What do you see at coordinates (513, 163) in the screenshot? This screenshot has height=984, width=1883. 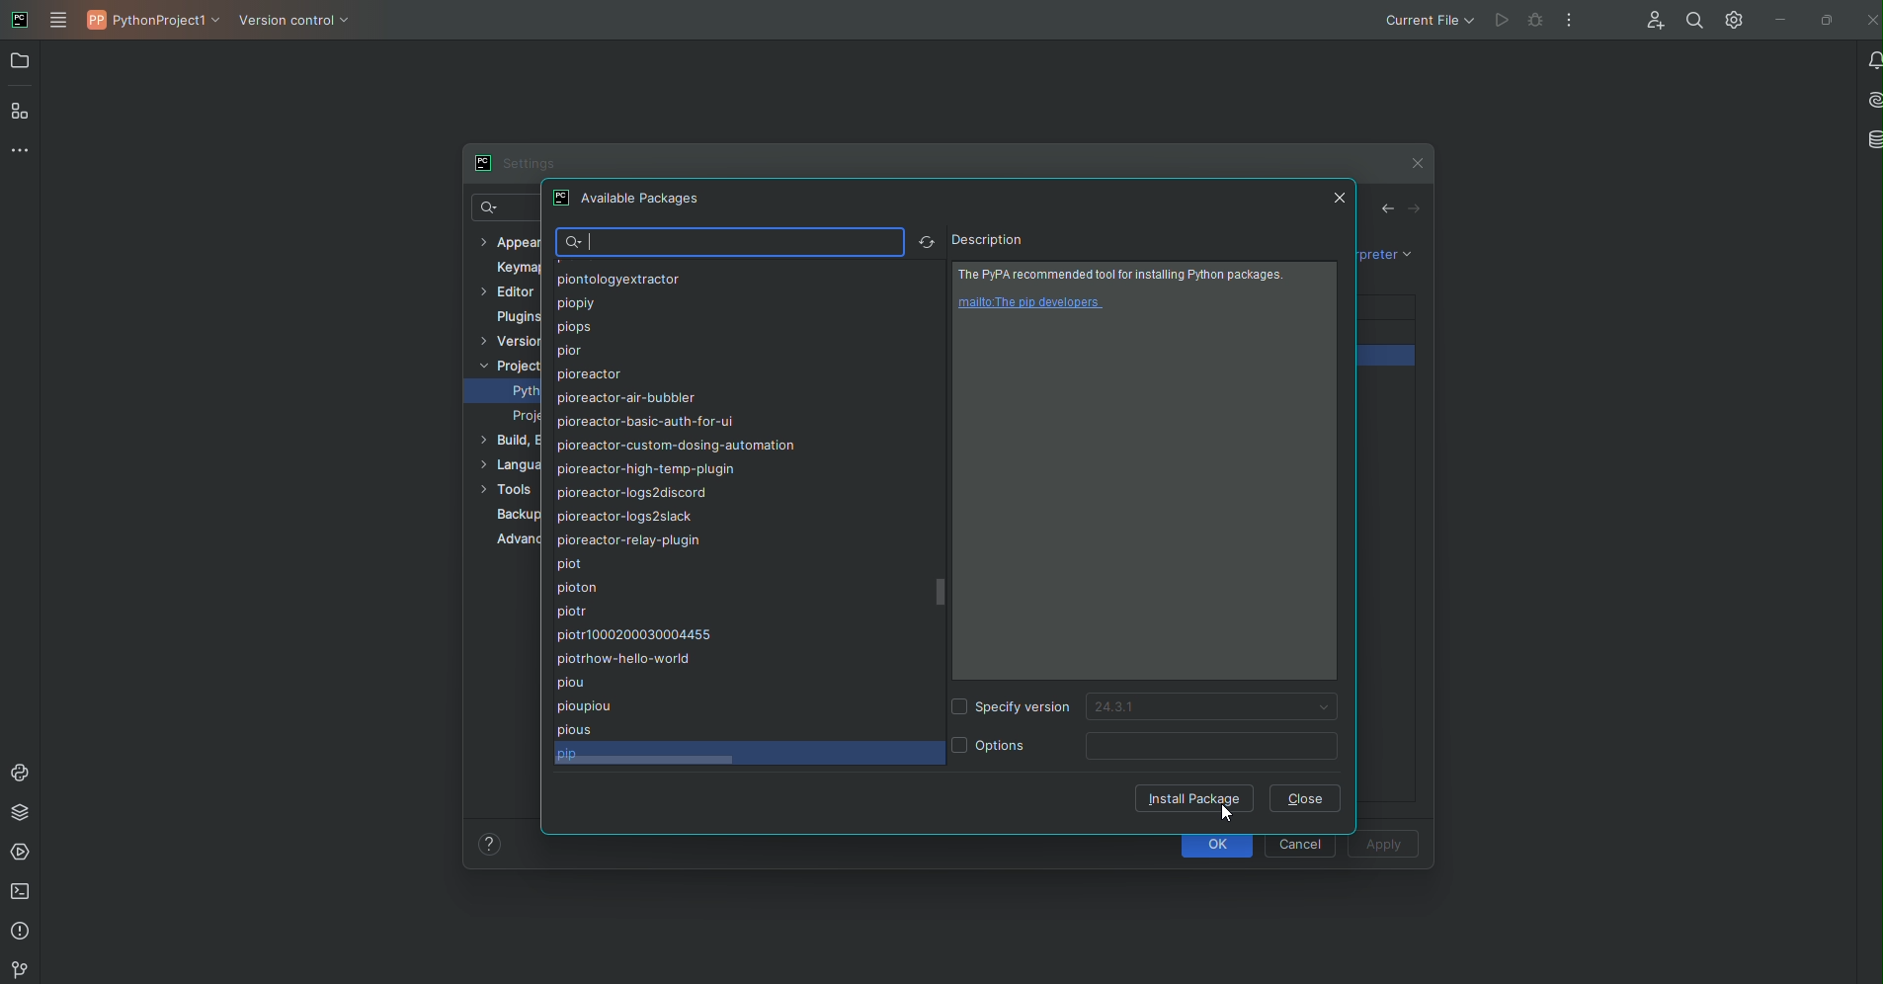 I see `Settings` at bounding box center [513, 163].